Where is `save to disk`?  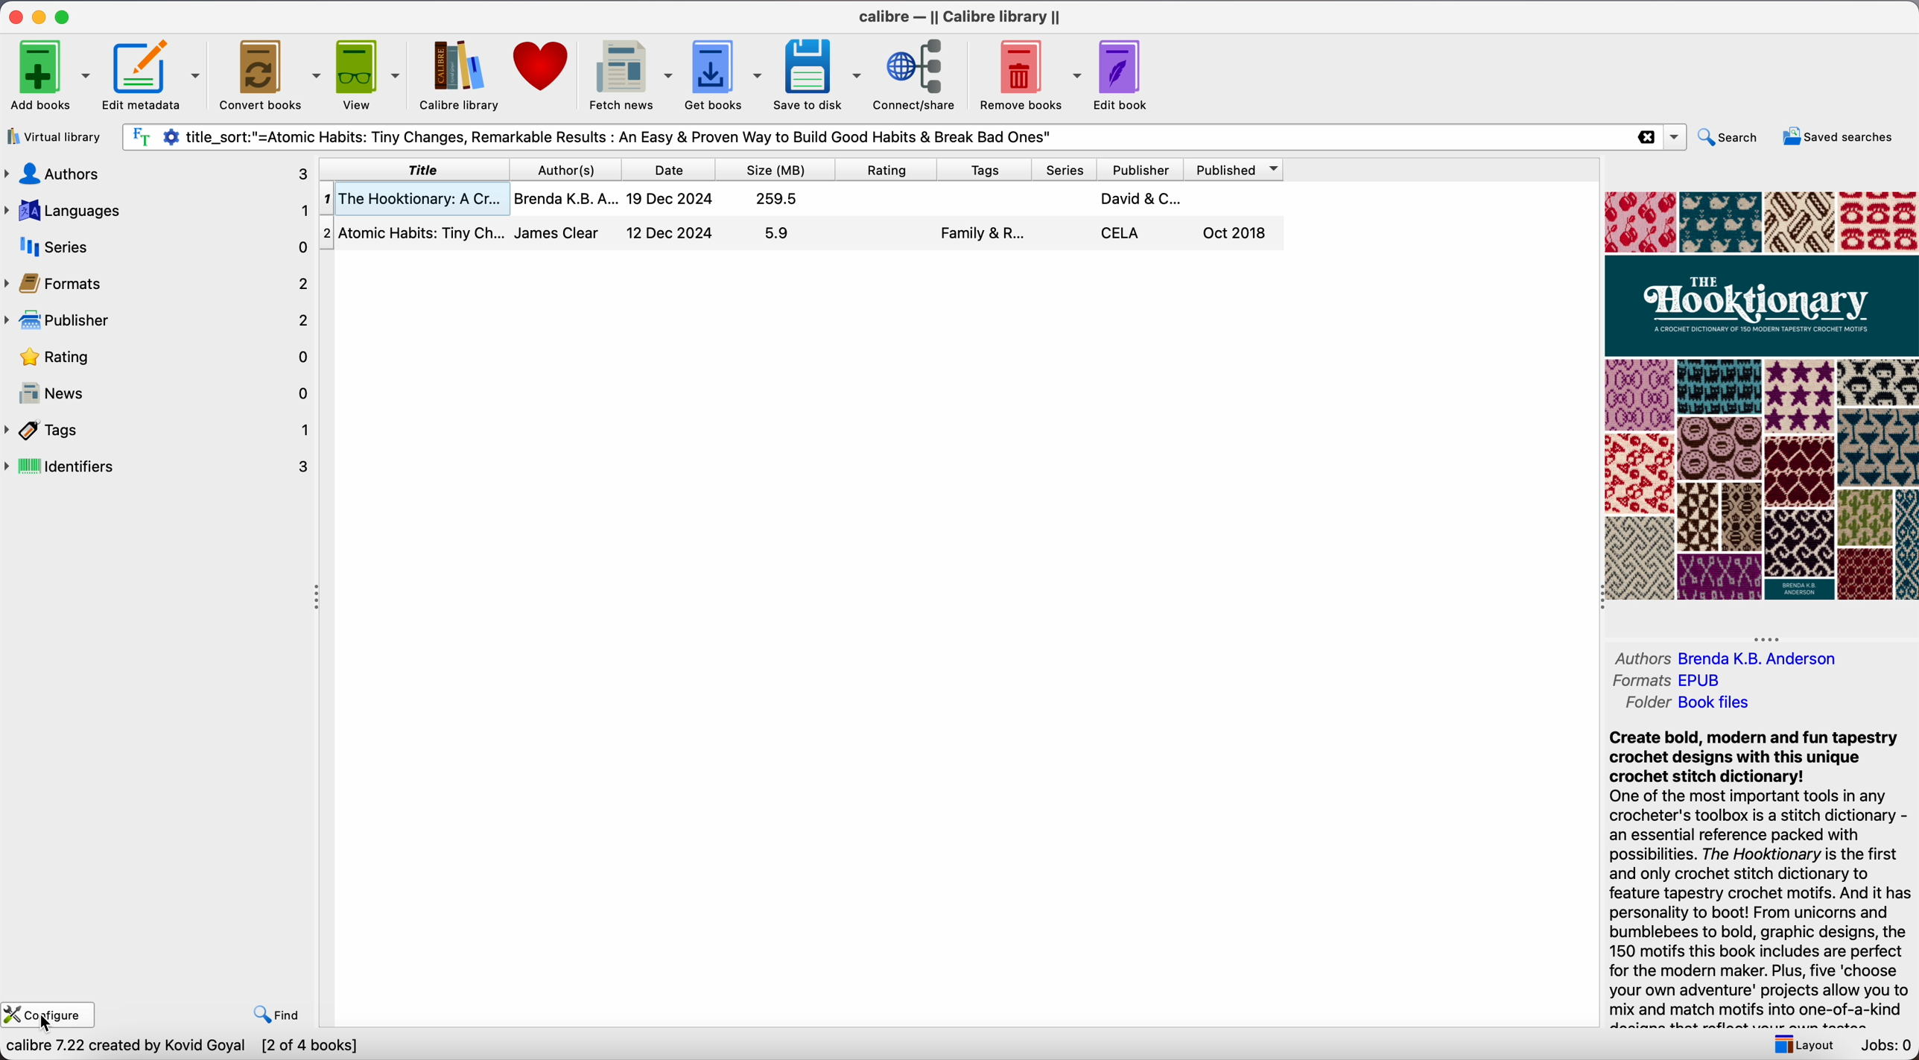
save to disk is located at coordinates (822, 73).